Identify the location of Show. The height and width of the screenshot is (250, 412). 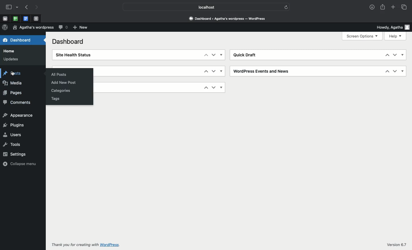
(222, 87).